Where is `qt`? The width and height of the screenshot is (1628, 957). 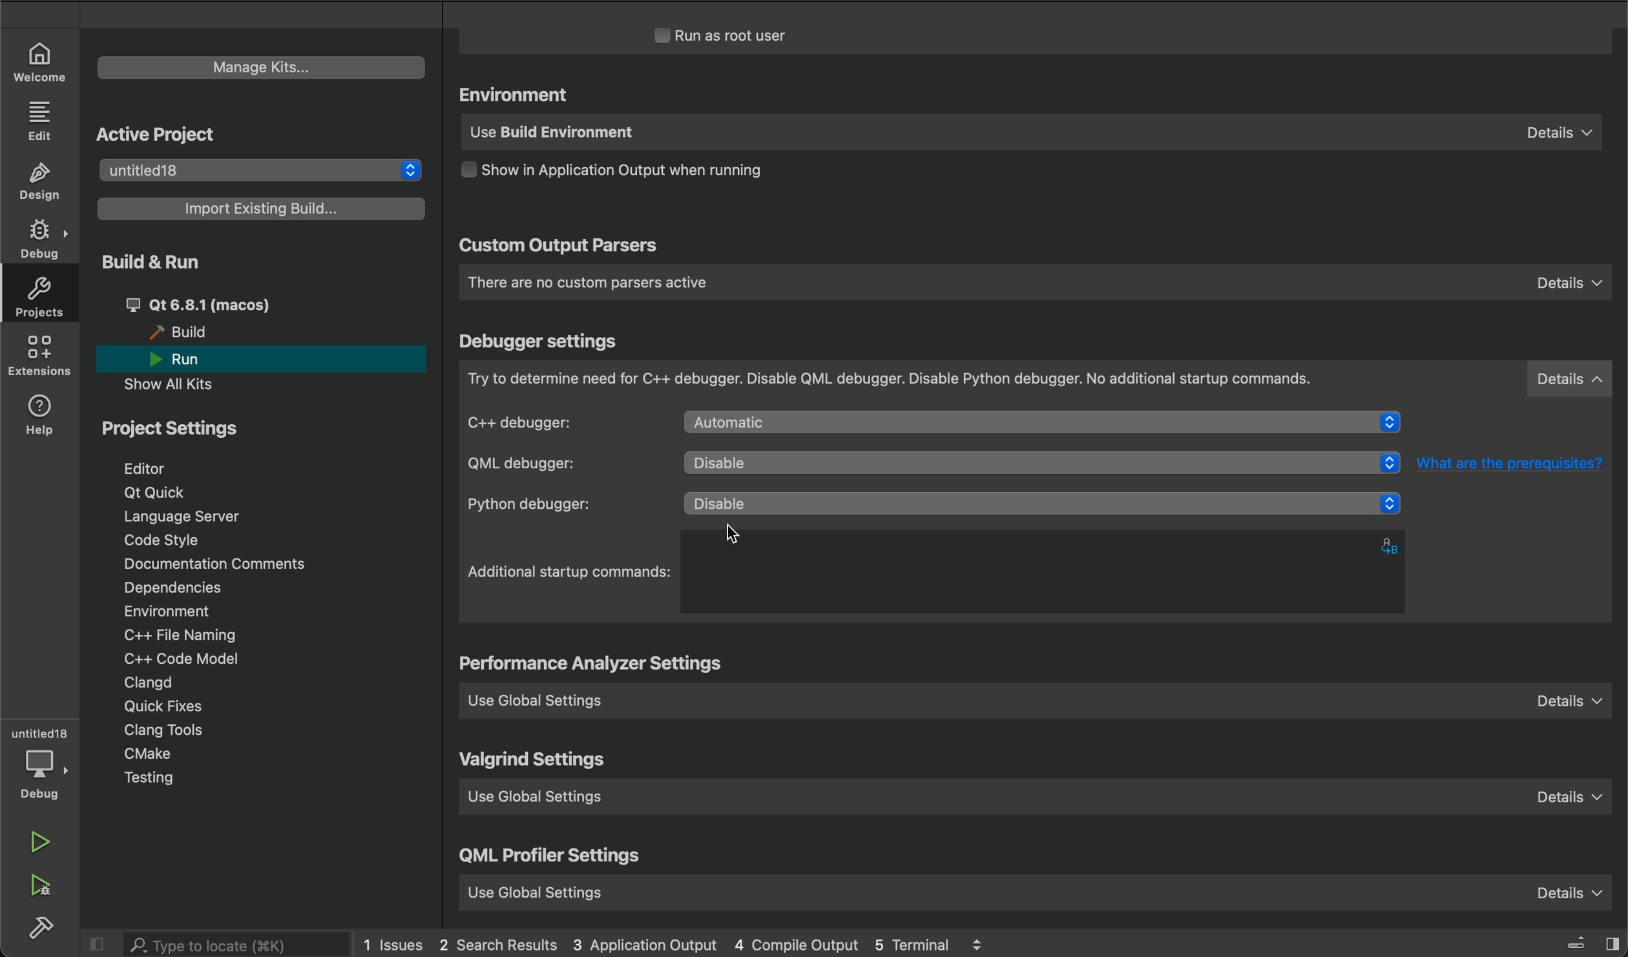
qt is located at coordinates (227, 304).